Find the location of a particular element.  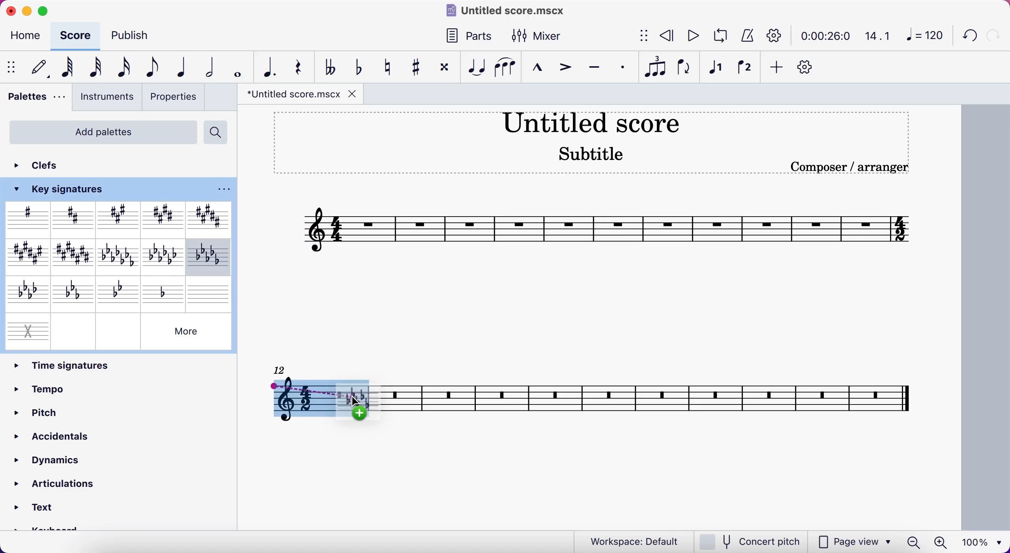

home is located at coordinates (26, 36).